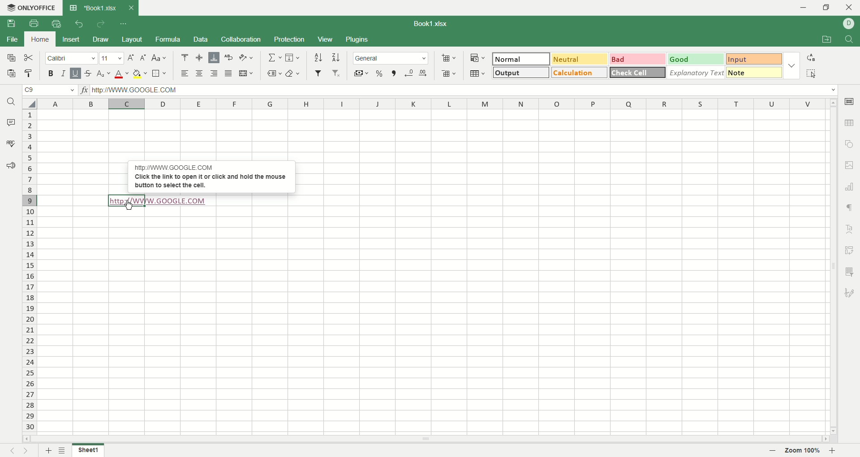 The height and width of the screenshot is (457, 860). I want to click on vertical scroll bar, so click(834, 266).